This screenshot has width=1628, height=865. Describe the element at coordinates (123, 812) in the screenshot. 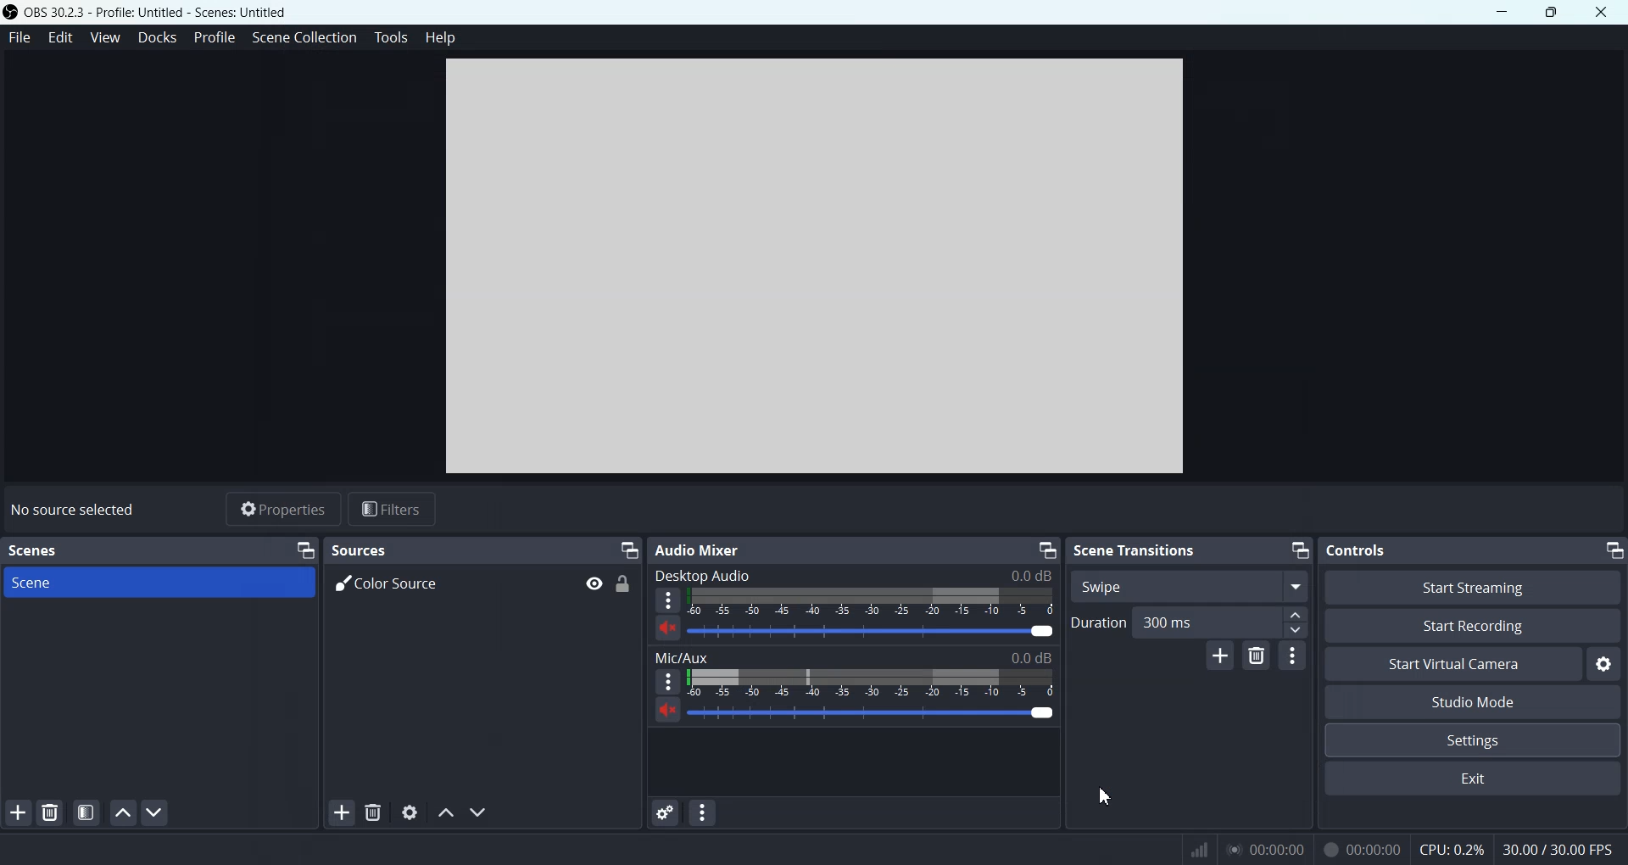

I see `Move scene up` at that location.